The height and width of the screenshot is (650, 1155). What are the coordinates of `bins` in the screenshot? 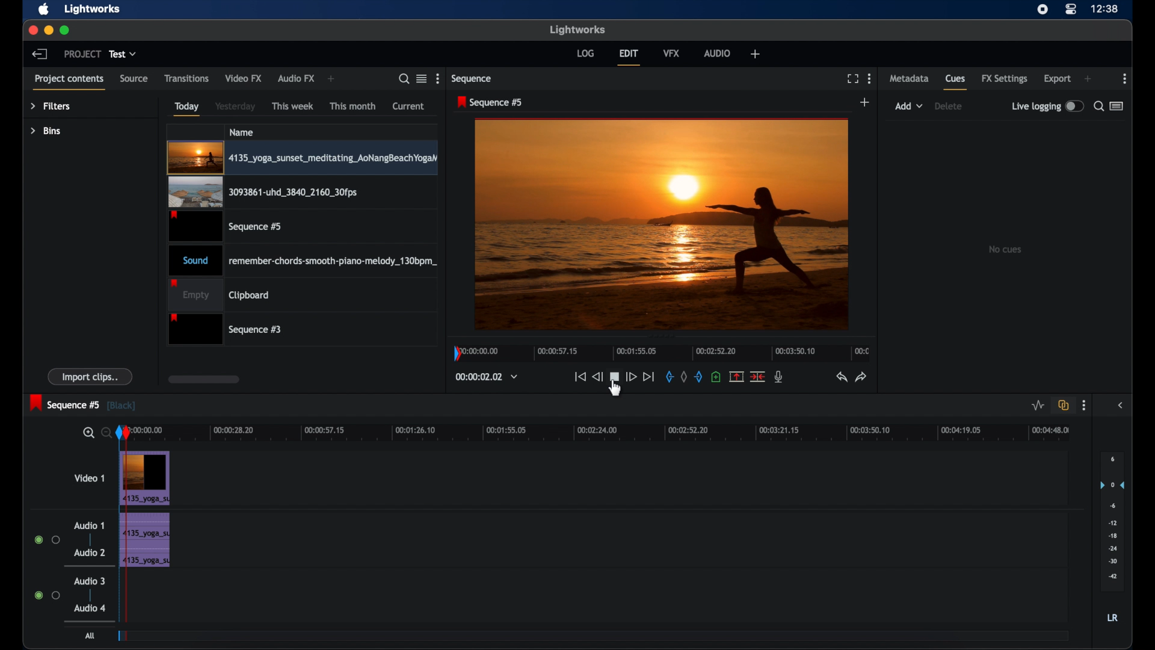 It's located at (46, 131).